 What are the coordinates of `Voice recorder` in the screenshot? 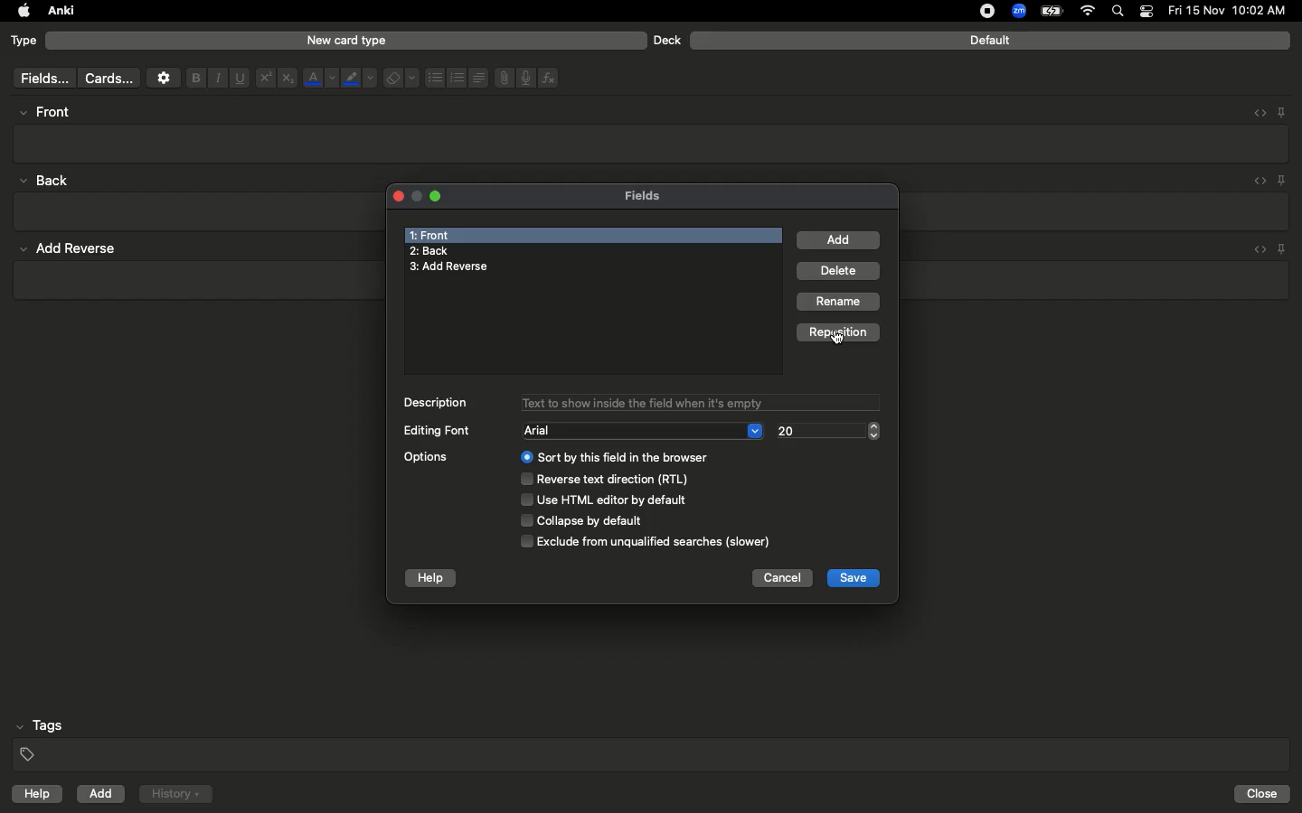 It's located at (524, 76).